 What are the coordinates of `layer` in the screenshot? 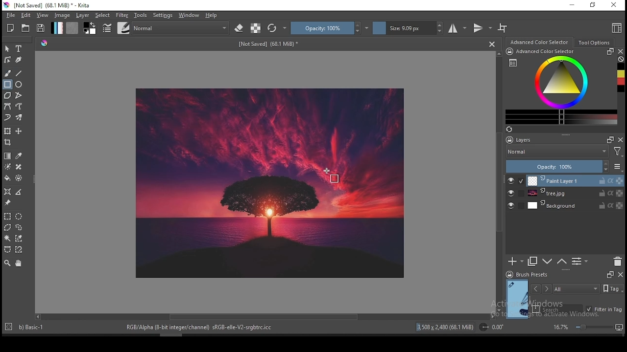 It's located at (575, 180).